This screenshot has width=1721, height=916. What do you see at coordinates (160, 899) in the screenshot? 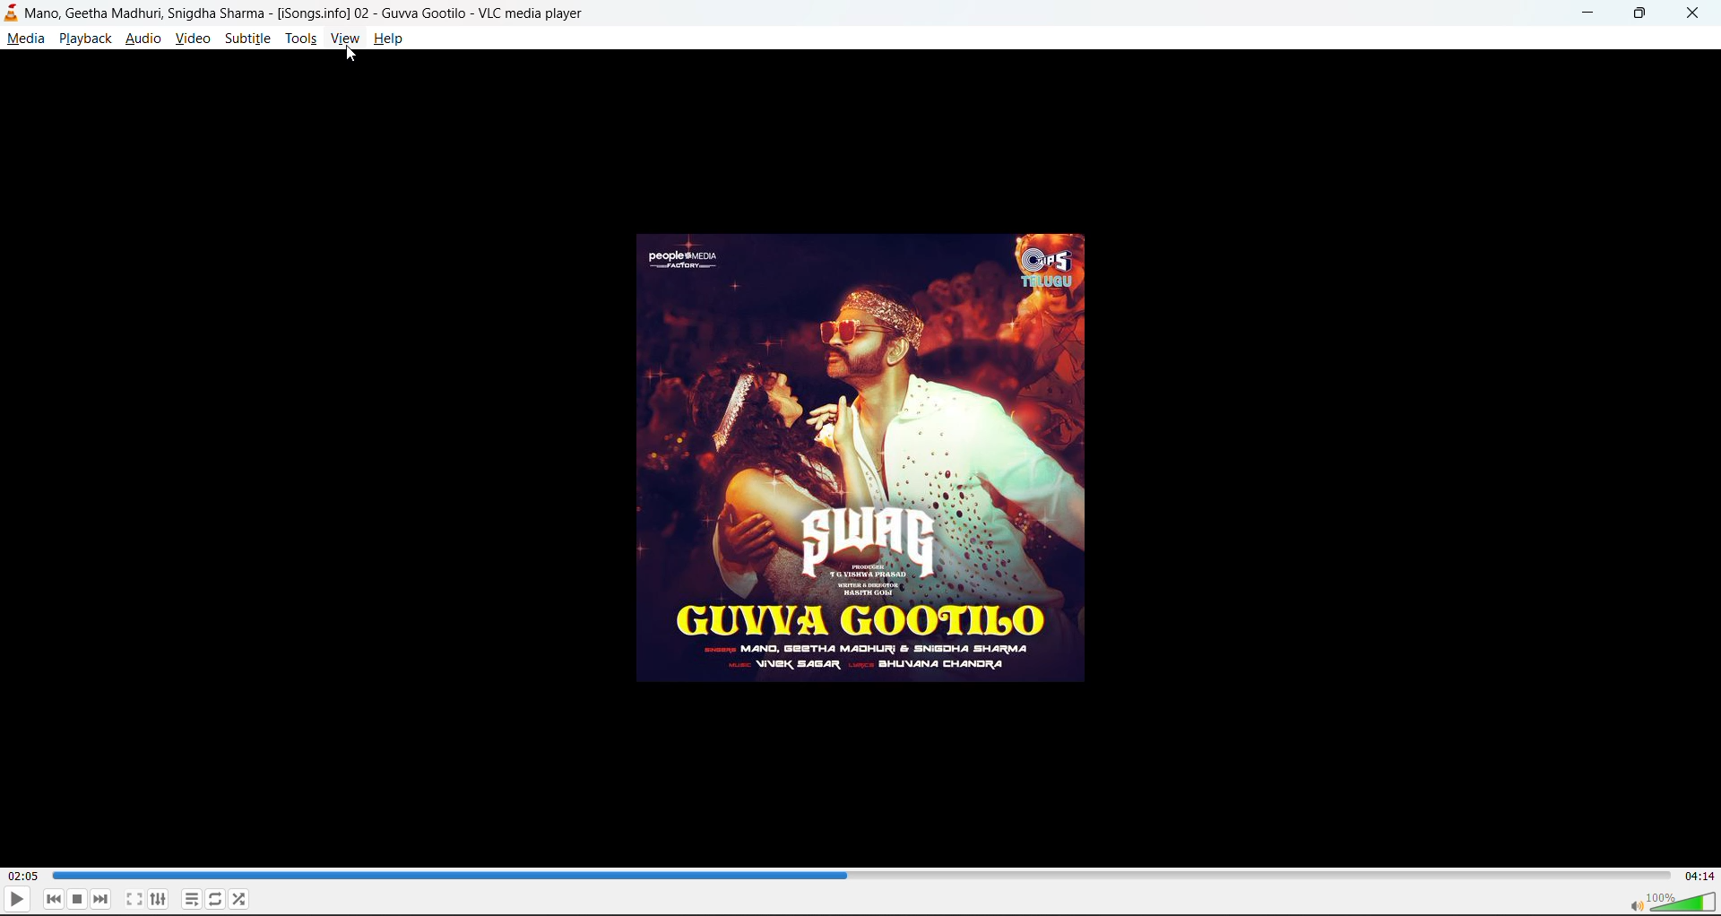
I see `settings` at bounding box center [160, 899].